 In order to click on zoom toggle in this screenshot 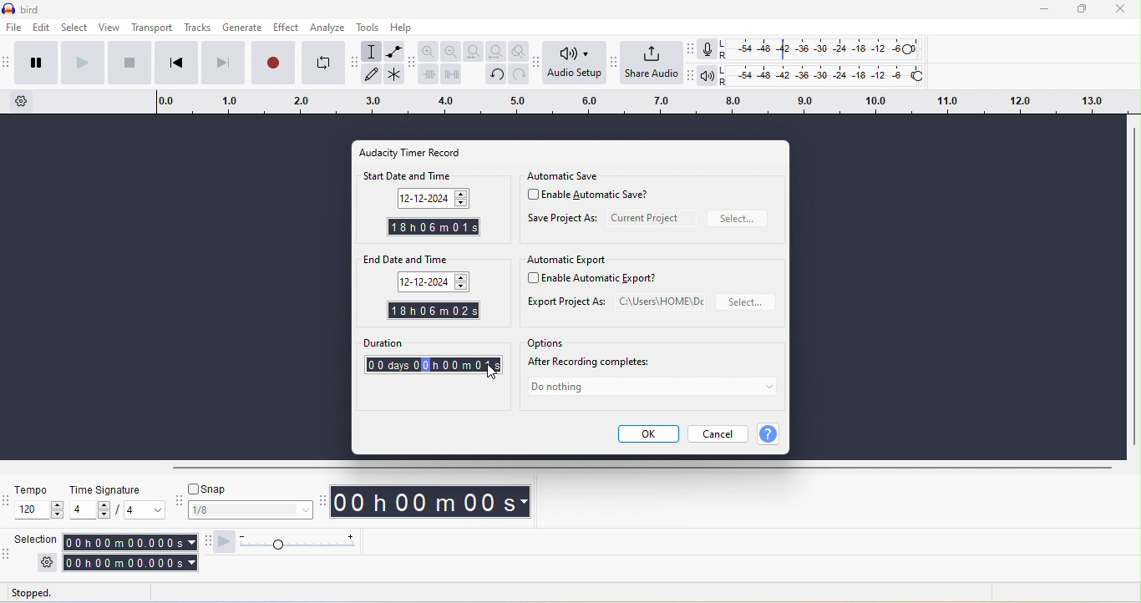, I will do `click(520, 51)`.